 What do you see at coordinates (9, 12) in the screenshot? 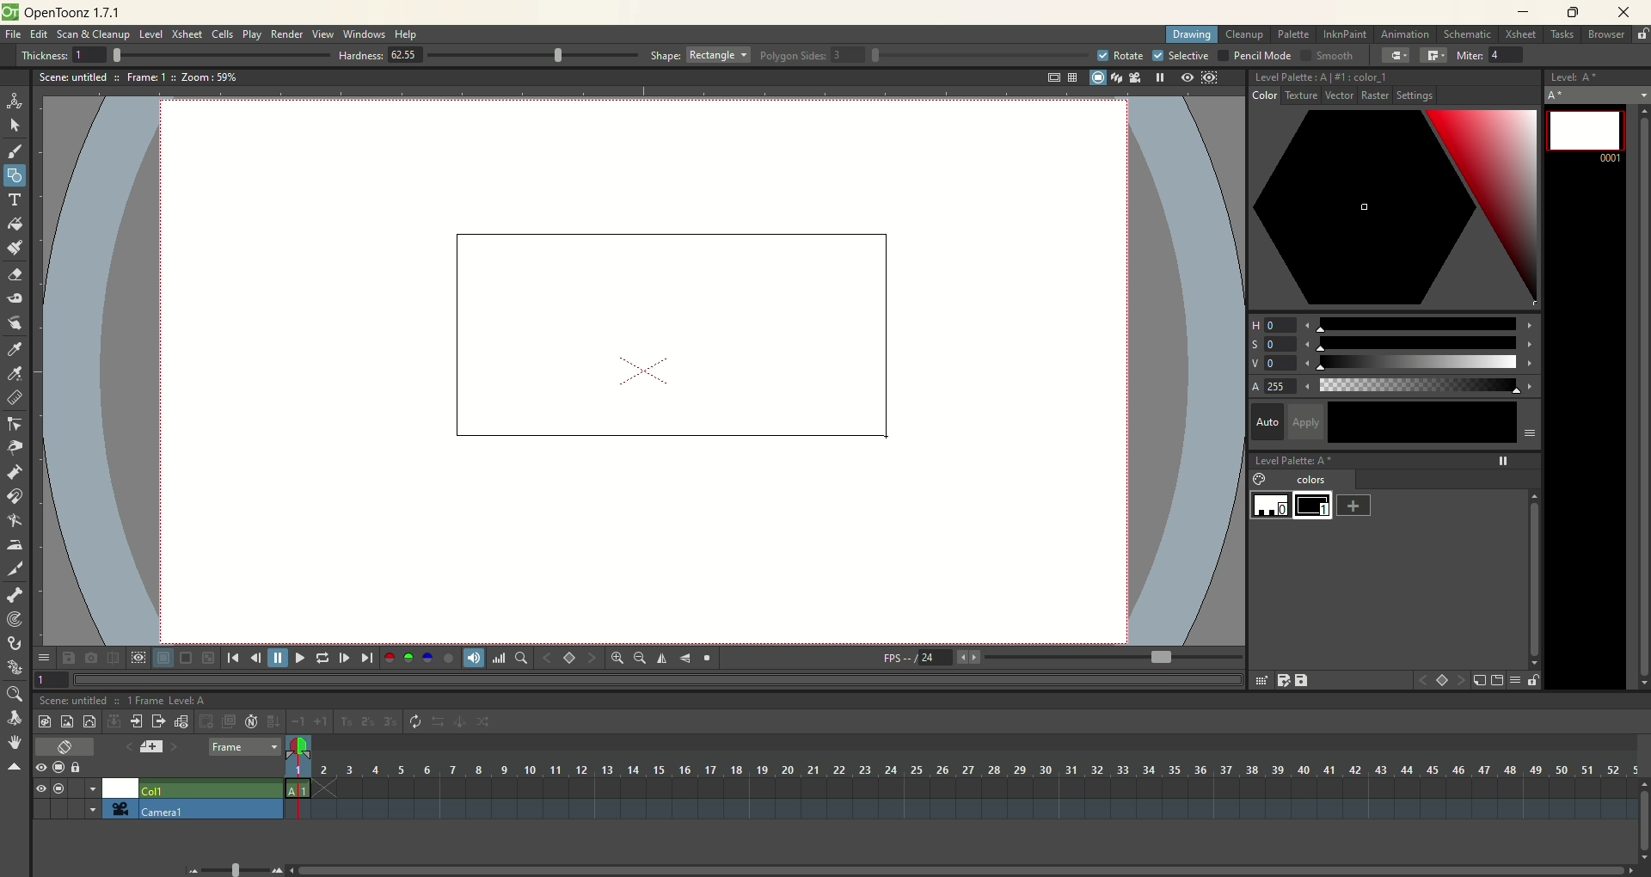
I see `logo` at bounding box center [9, 12].